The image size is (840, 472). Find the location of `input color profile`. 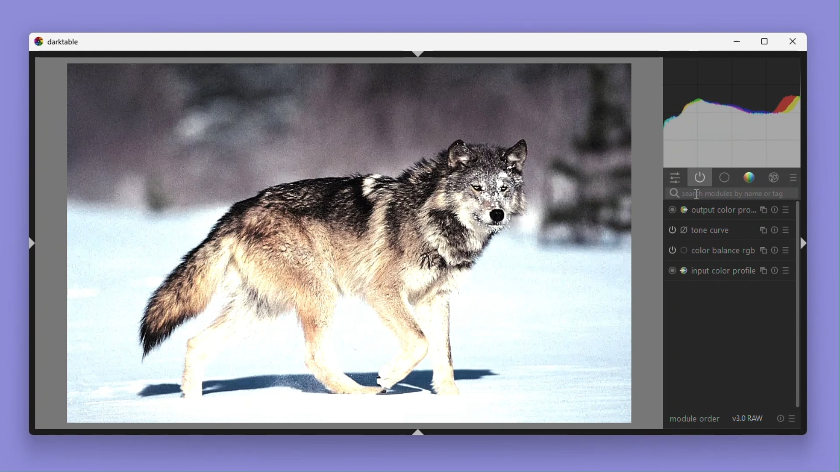

input color profile is located at coordinates (710, 269).